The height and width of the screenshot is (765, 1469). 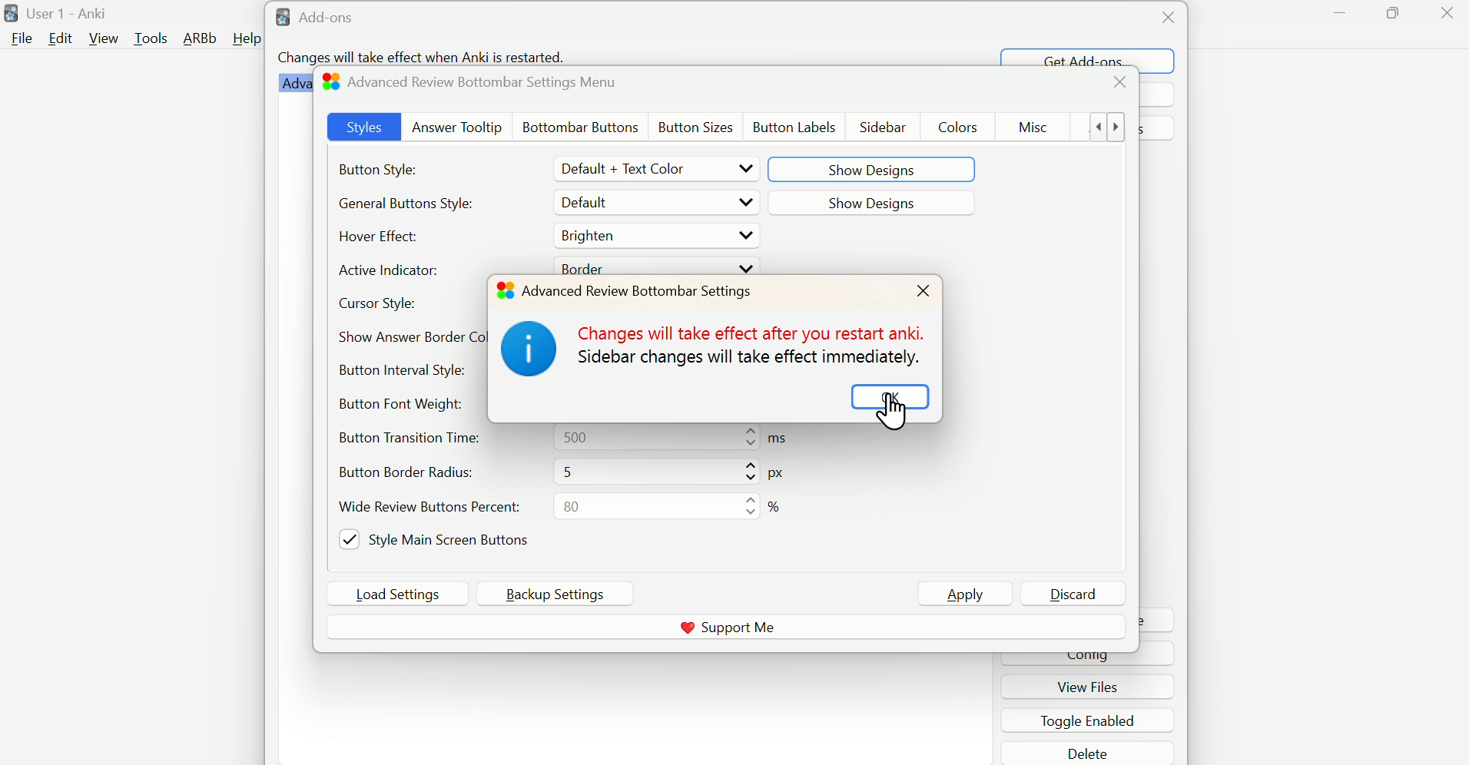 I want to click on Show Designss, so click(x=864, y=204).